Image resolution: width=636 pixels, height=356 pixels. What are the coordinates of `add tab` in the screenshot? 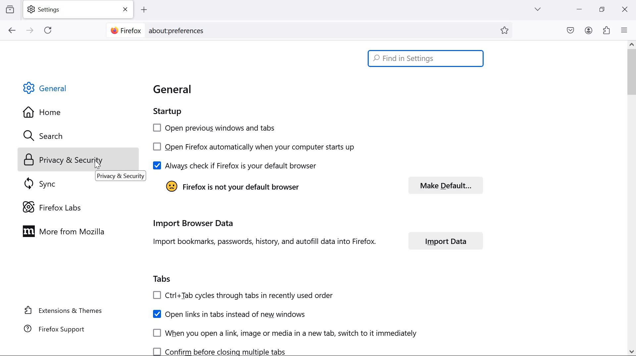 It's located at (144, 10).